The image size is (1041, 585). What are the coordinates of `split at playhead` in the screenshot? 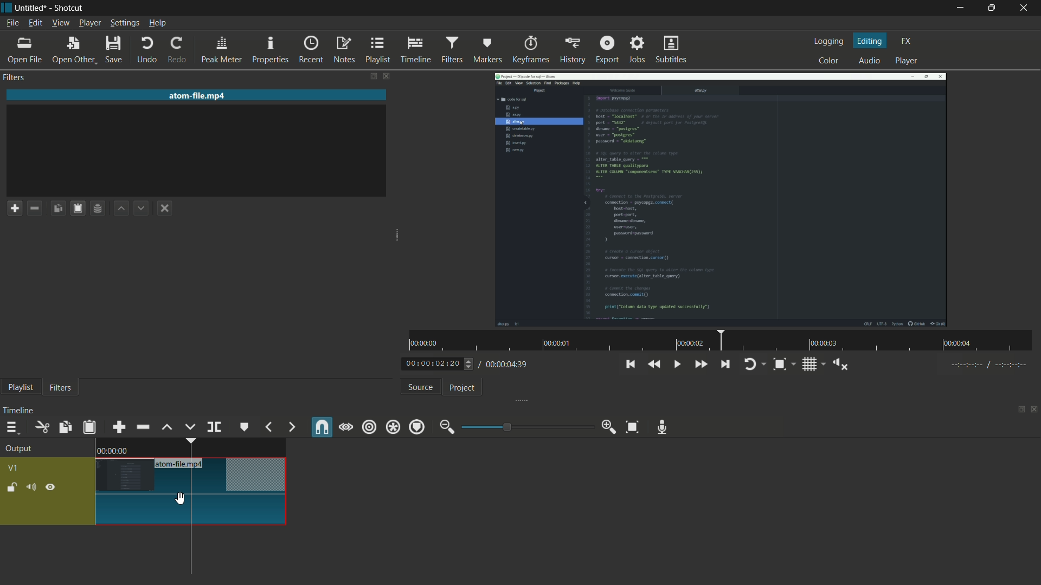 It's located at (213, 427).